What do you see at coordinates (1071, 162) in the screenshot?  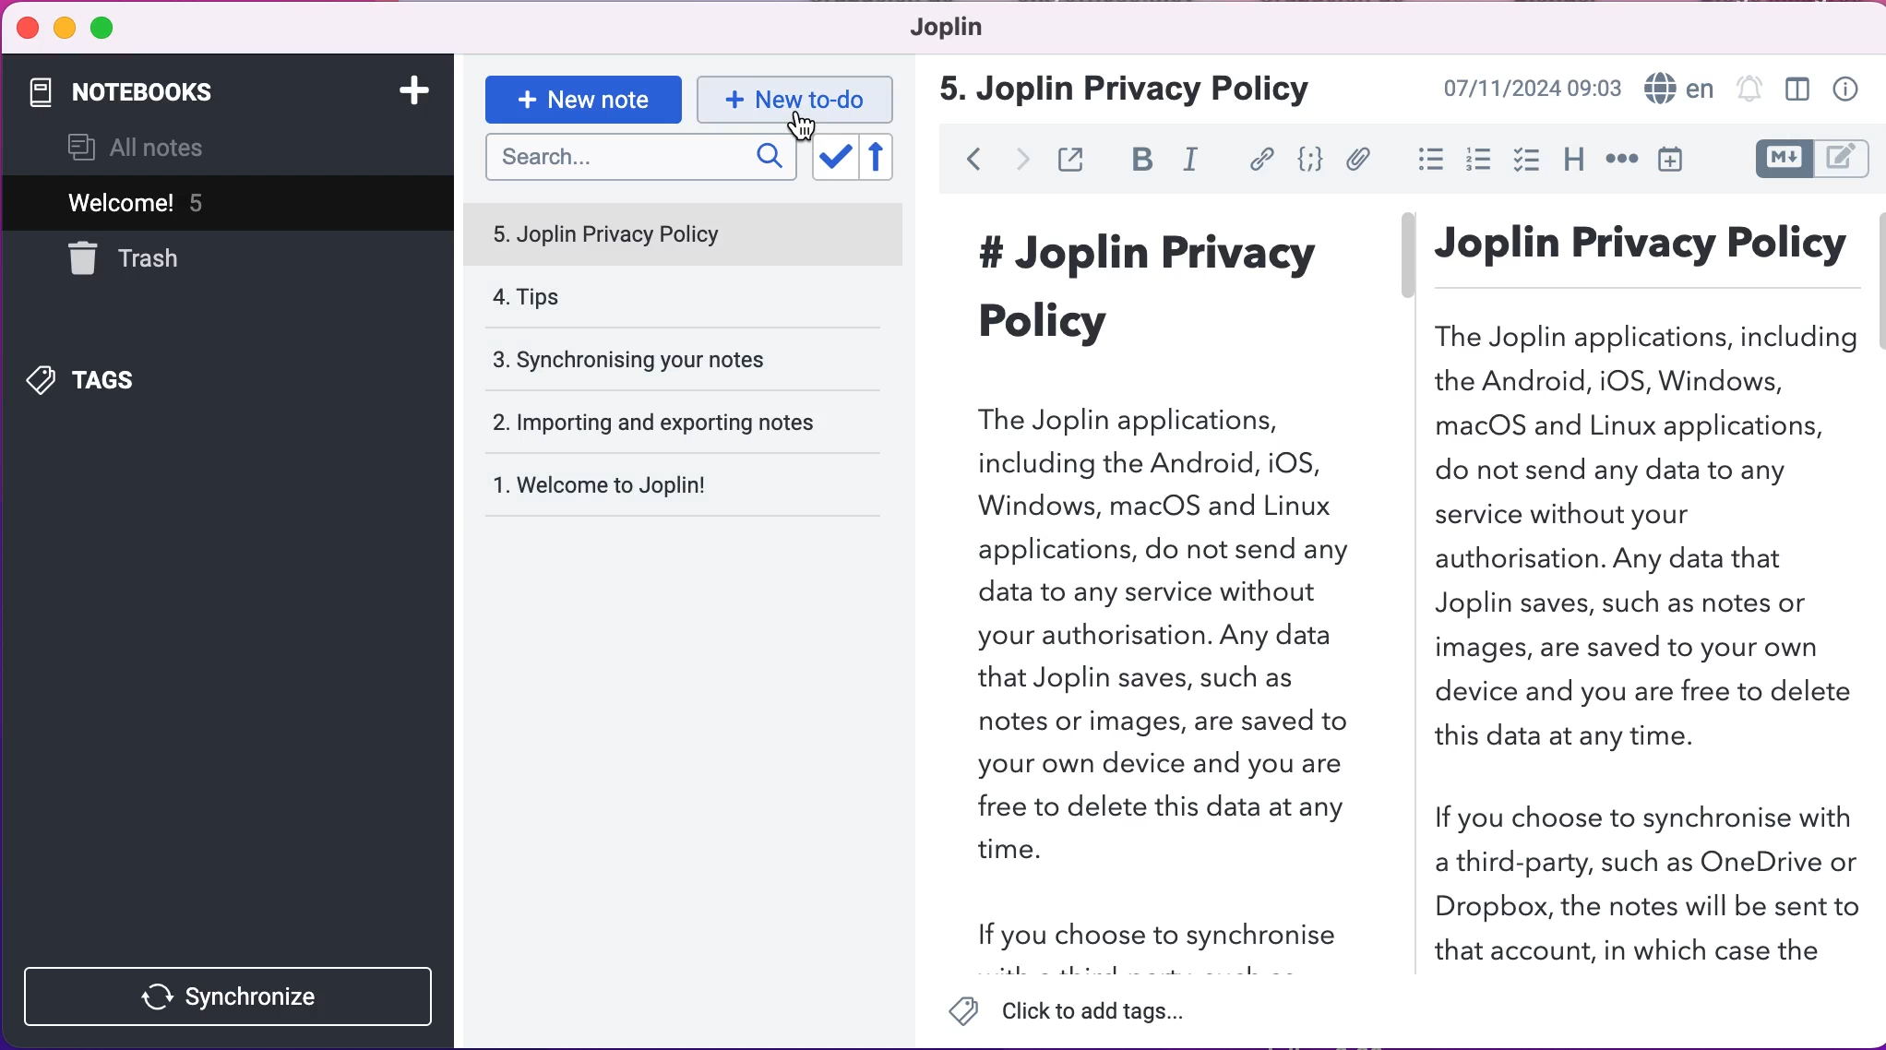 I see `toggle external editing` at bounding box center [1071, 162].